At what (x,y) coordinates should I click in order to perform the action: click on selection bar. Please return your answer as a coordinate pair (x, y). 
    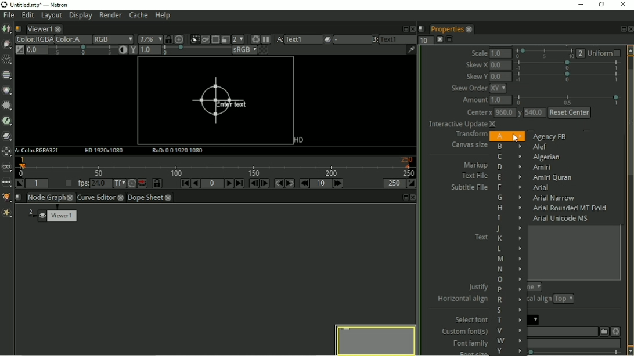
    Looking at the image, I should click on (82, 50).